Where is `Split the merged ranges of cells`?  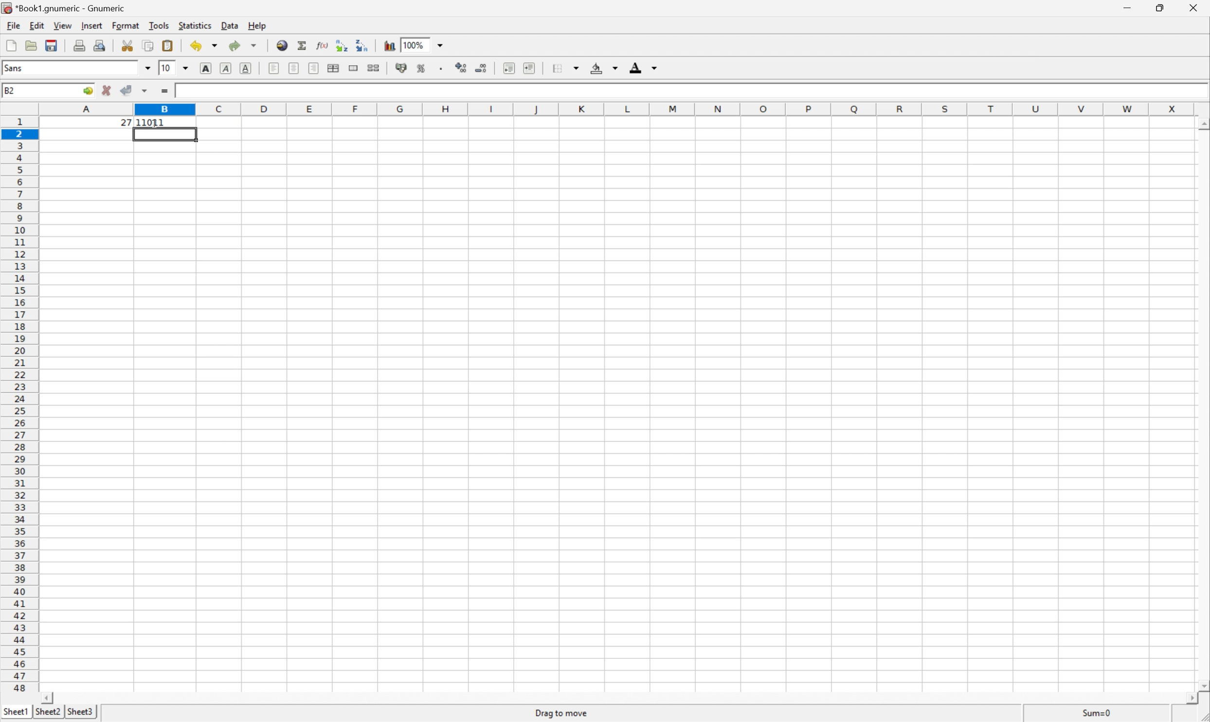 Split the merged ranges of cells is located at coordinates (373, 68).